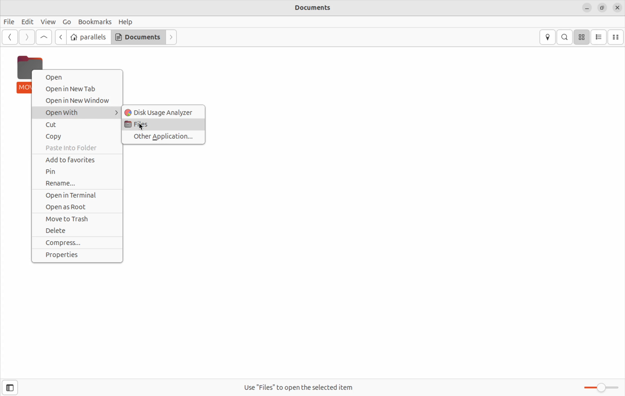  Describe the element at coordinates (602, 7) in the screenshot. I see `resize` at that location.